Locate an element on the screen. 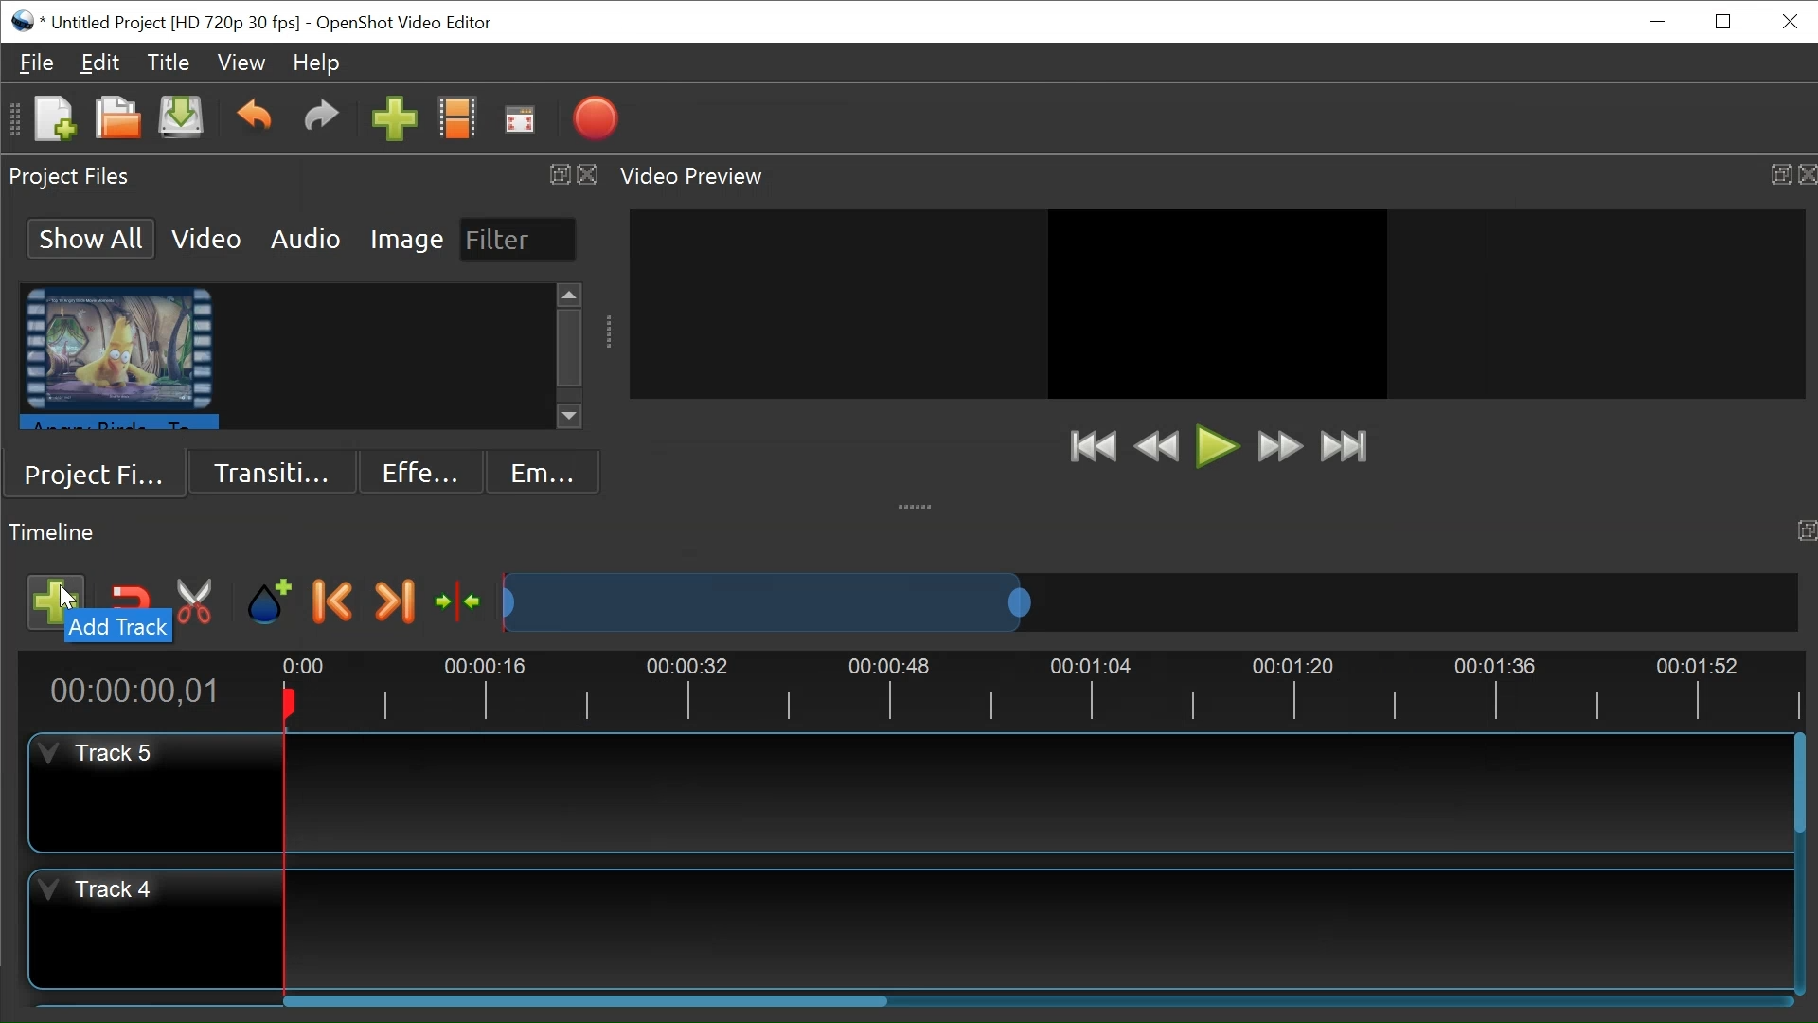  Next Marker is located at coordinates (396, 601).